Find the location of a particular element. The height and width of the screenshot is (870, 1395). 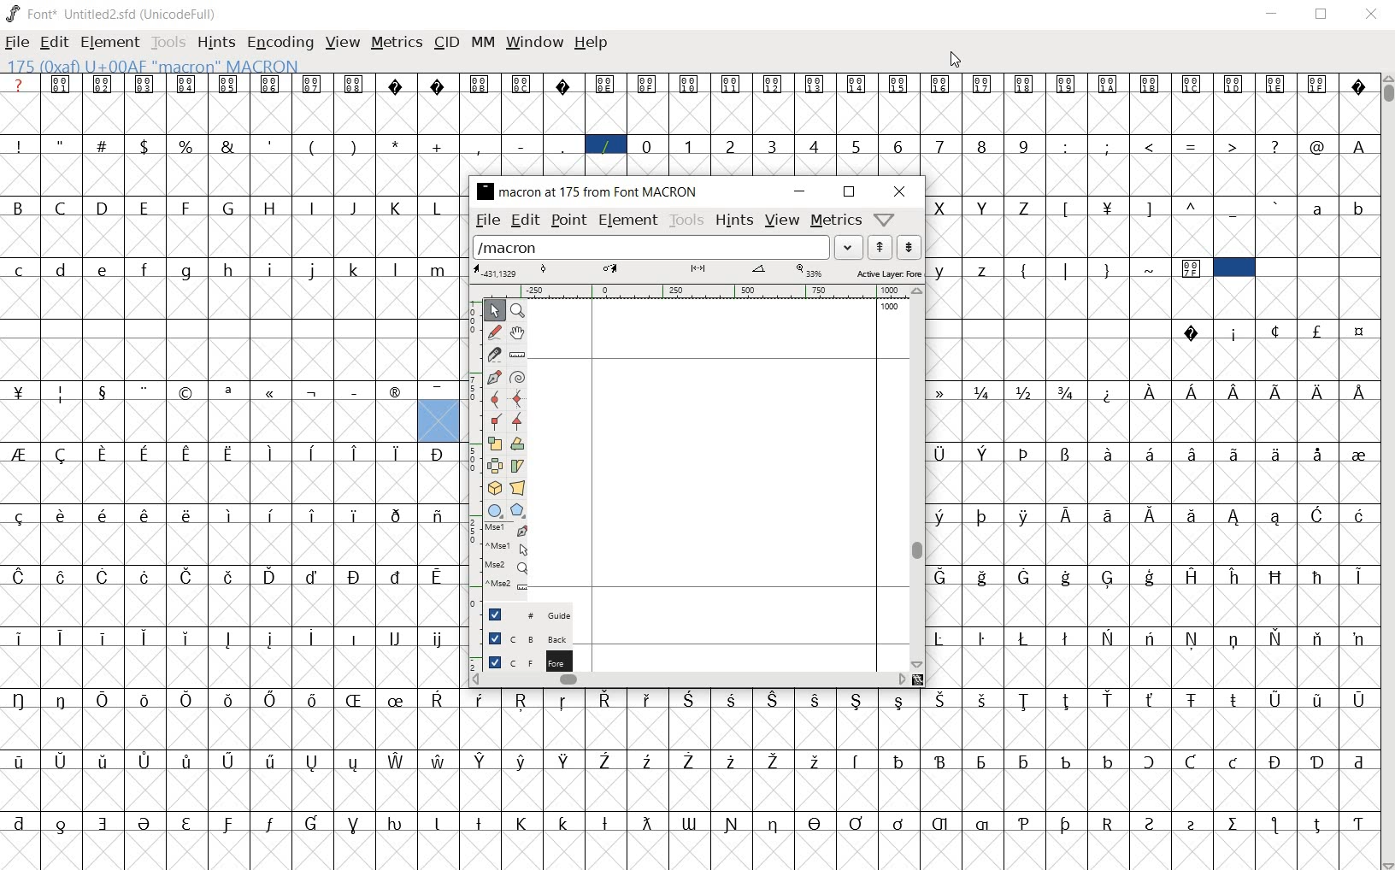

empty spaces is located at coordinates (1319, 267).